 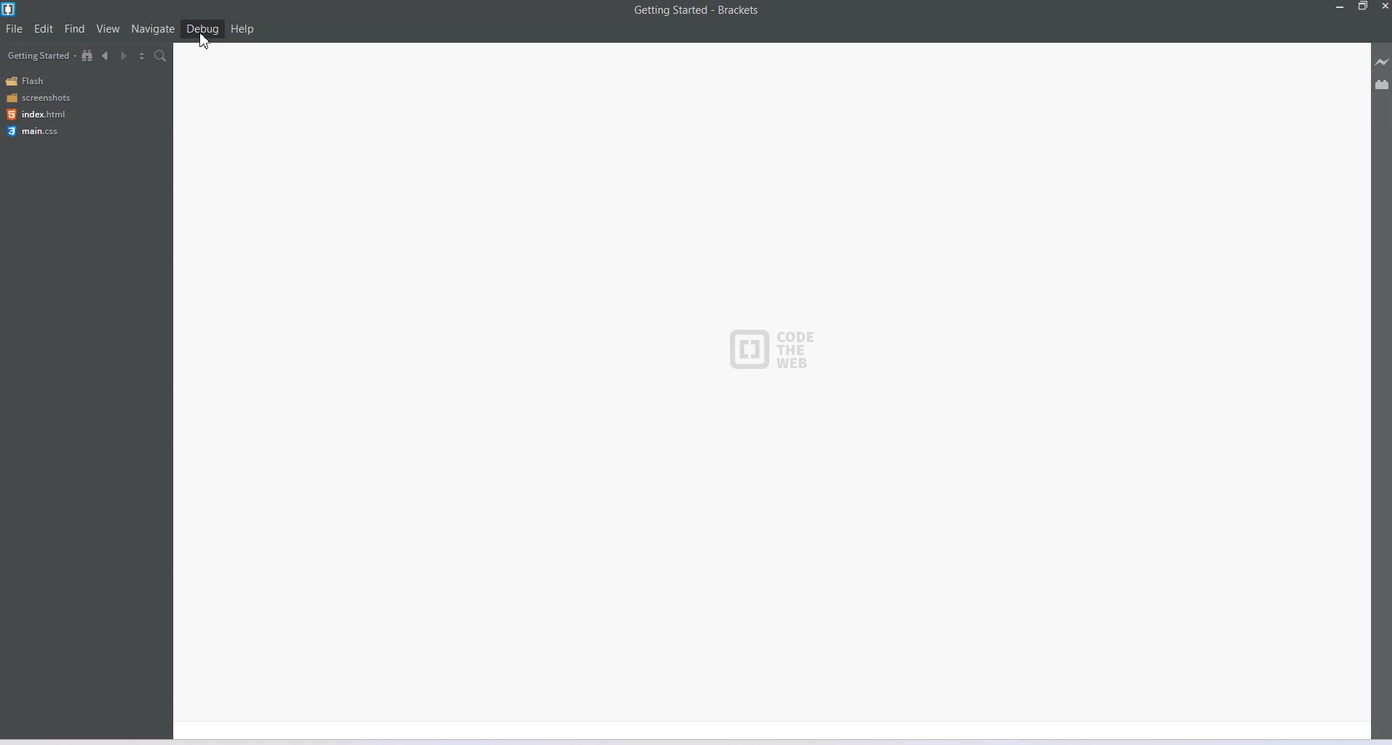 I want to click on Split editor vertically and Horizontally, so click(x=141, y=57).